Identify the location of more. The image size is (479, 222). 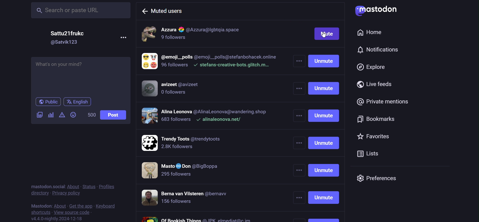
(123, 37).